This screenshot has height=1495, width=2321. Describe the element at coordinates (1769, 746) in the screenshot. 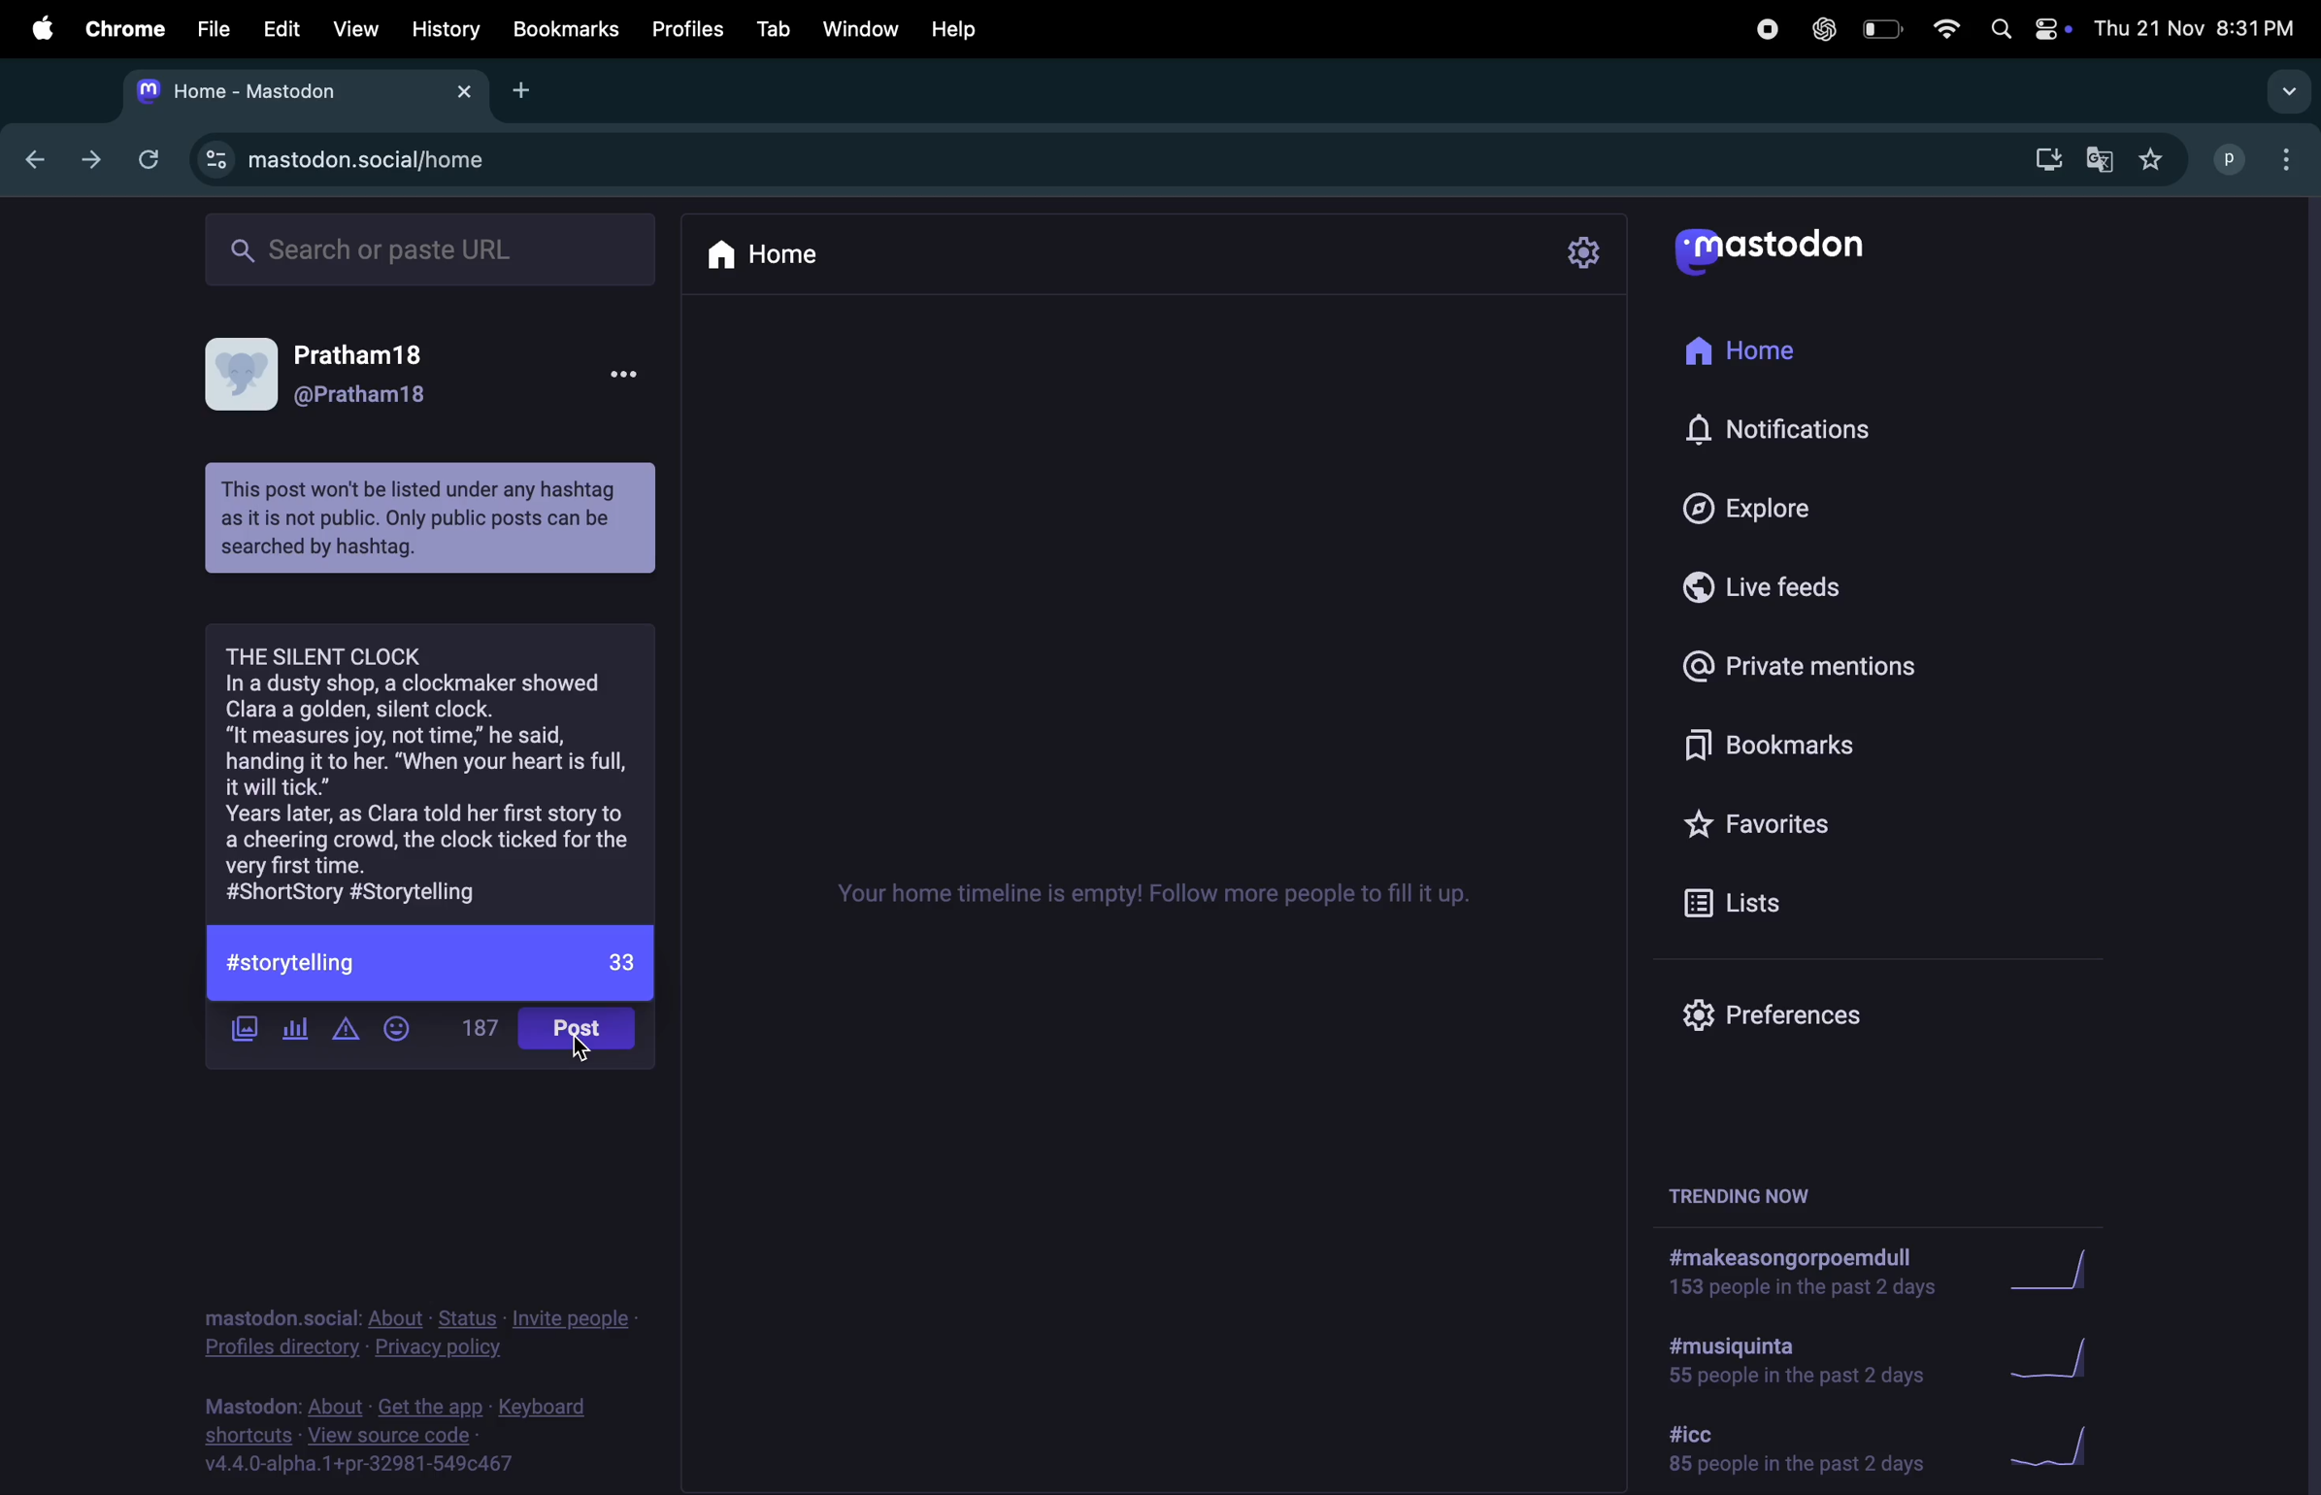

I see `bookmarks` at that location.